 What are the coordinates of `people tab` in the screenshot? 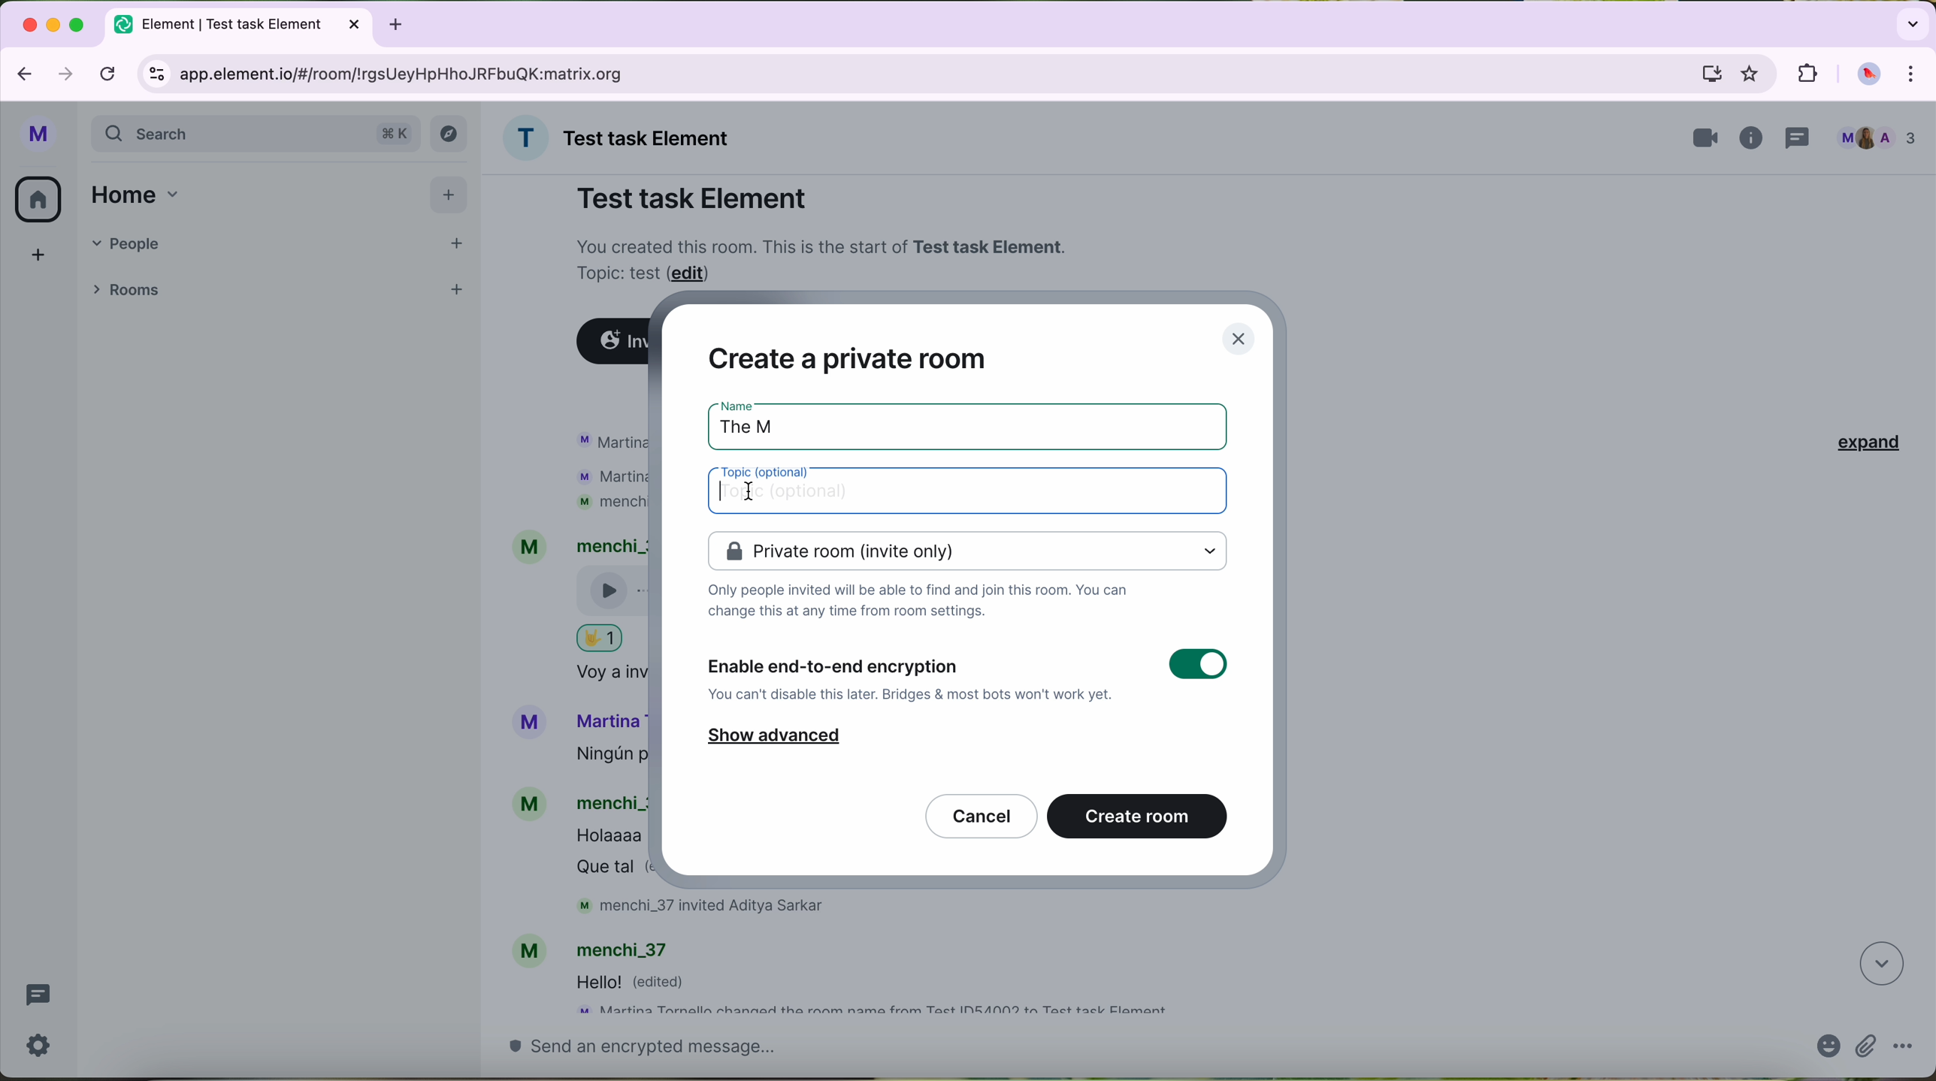 It's located at (280, 243).